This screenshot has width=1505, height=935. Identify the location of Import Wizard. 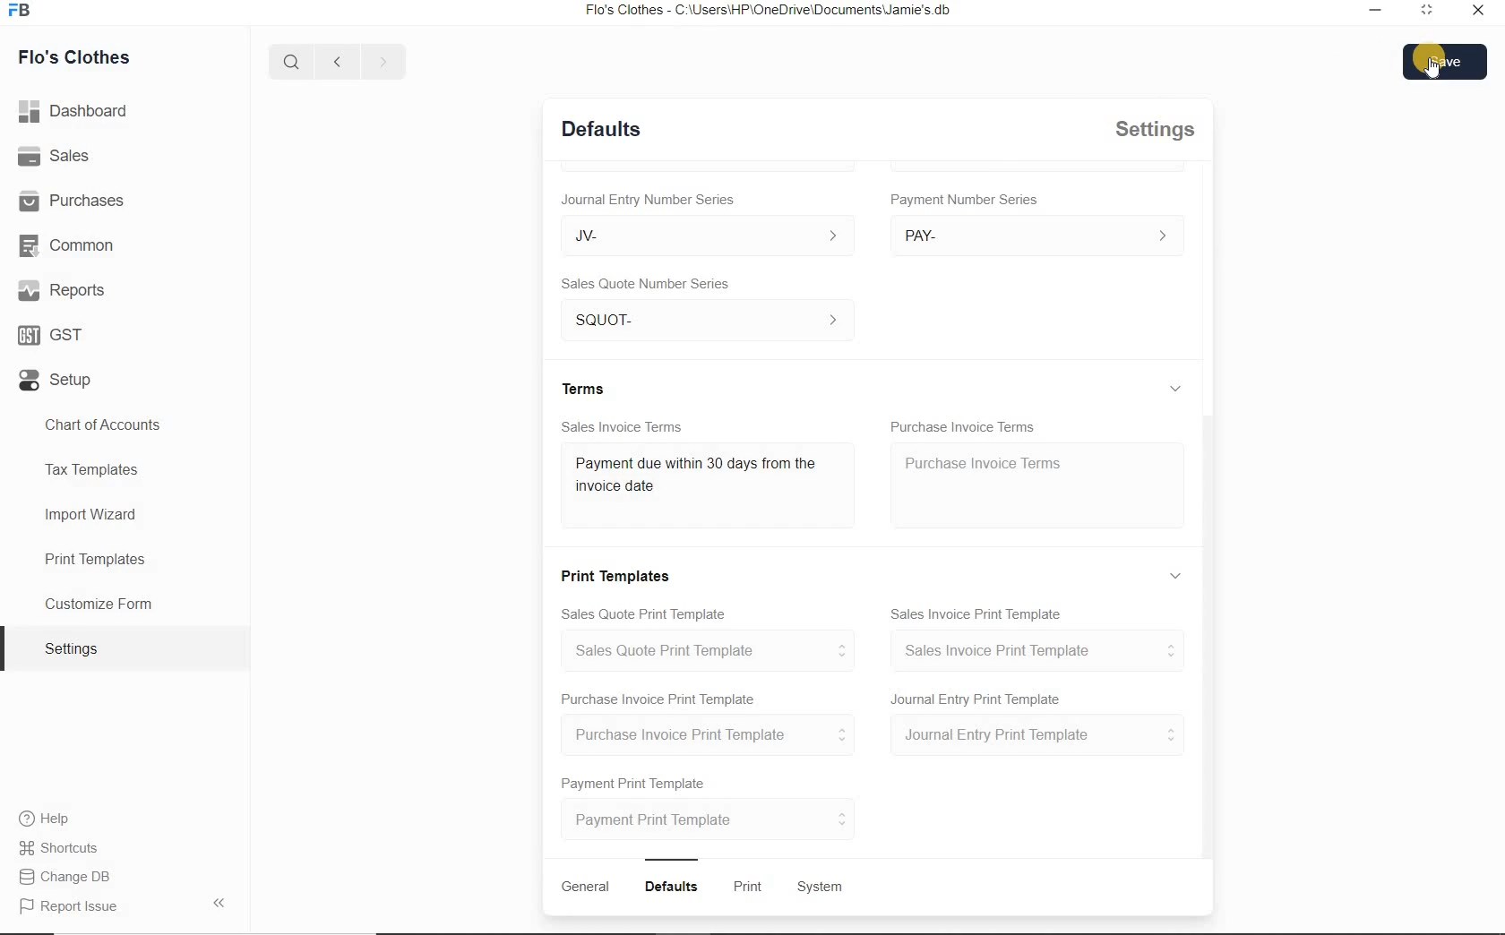
(124, 516).